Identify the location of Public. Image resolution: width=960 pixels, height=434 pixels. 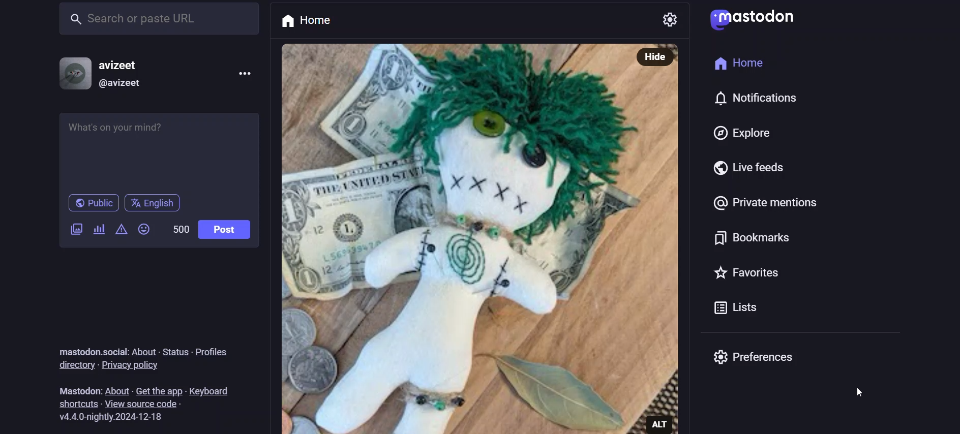
(93, 203).